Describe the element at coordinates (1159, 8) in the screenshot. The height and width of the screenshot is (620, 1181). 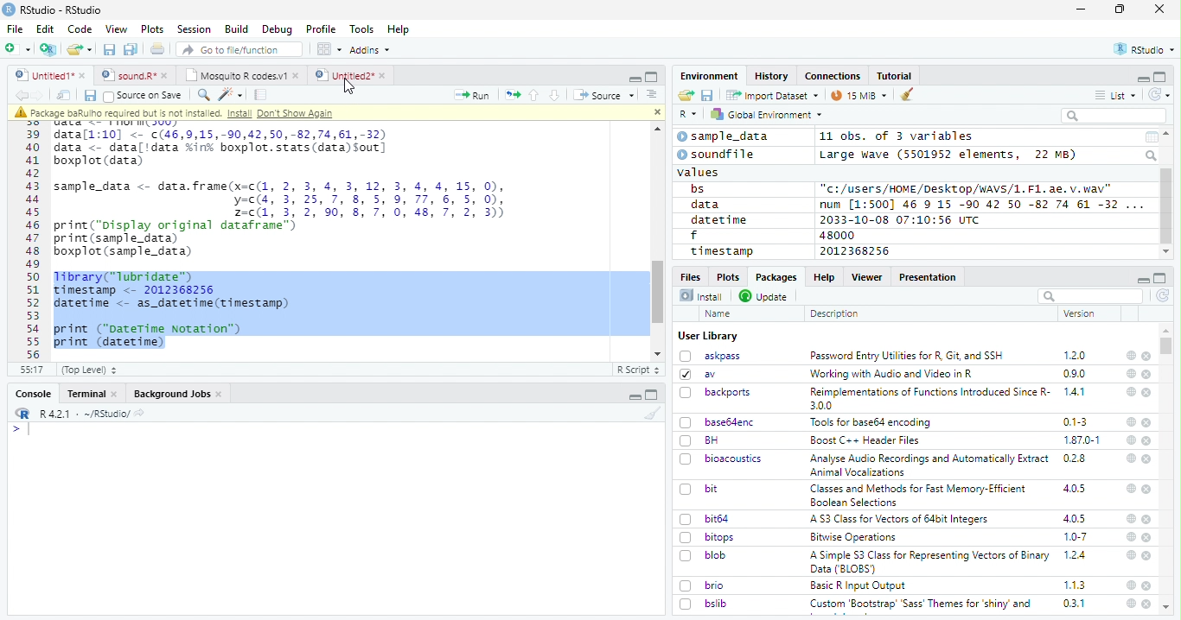
I see `close` at that location.